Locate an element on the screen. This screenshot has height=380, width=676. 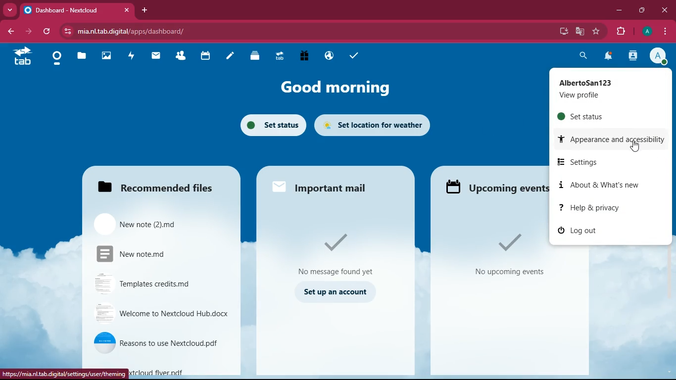
new note.md is located at coordinates (159, 253).